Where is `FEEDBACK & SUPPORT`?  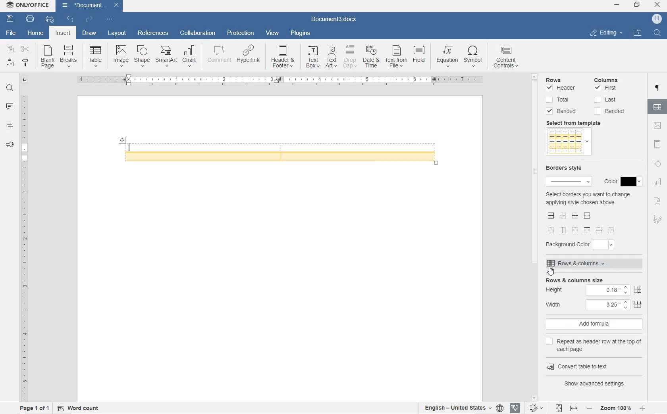 FEEDBACK & SUPPORT is located at coordinates (8, 145).